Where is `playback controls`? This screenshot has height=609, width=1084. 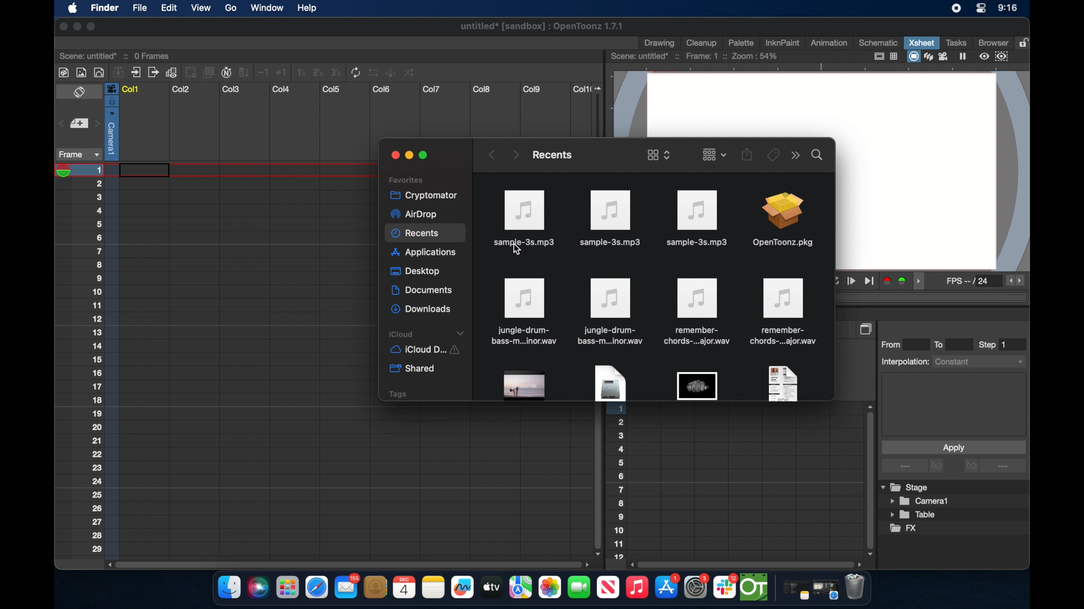
playback controls is located at coordinates (855, 281).